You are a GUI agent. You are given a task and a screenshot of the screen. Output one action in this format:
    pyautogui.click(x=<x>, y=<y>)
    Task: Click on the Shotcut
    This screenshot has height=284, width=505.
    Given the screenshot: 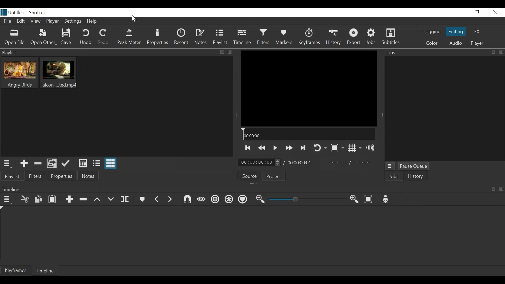 What is the action you would take?
    pyautogui.click(x=38, y=12)
    